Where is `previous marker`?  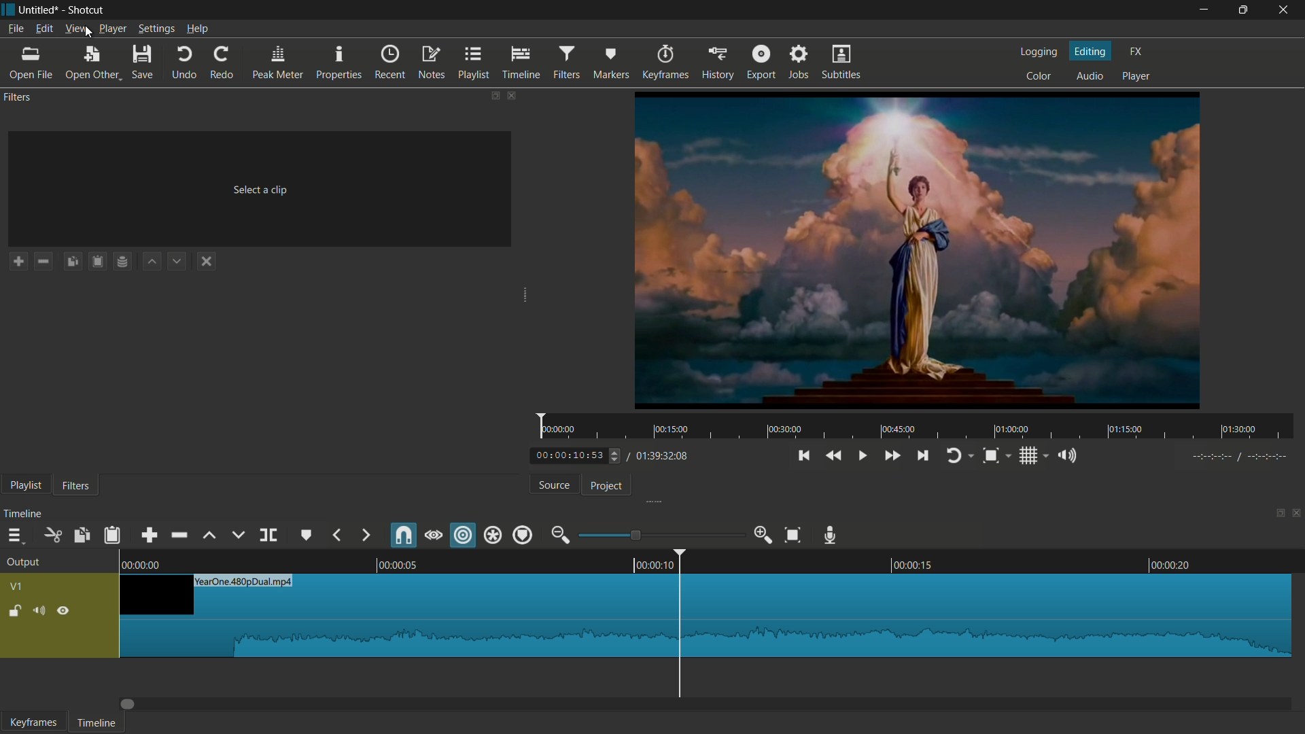 previous marker is located at coordinates (338, 536).